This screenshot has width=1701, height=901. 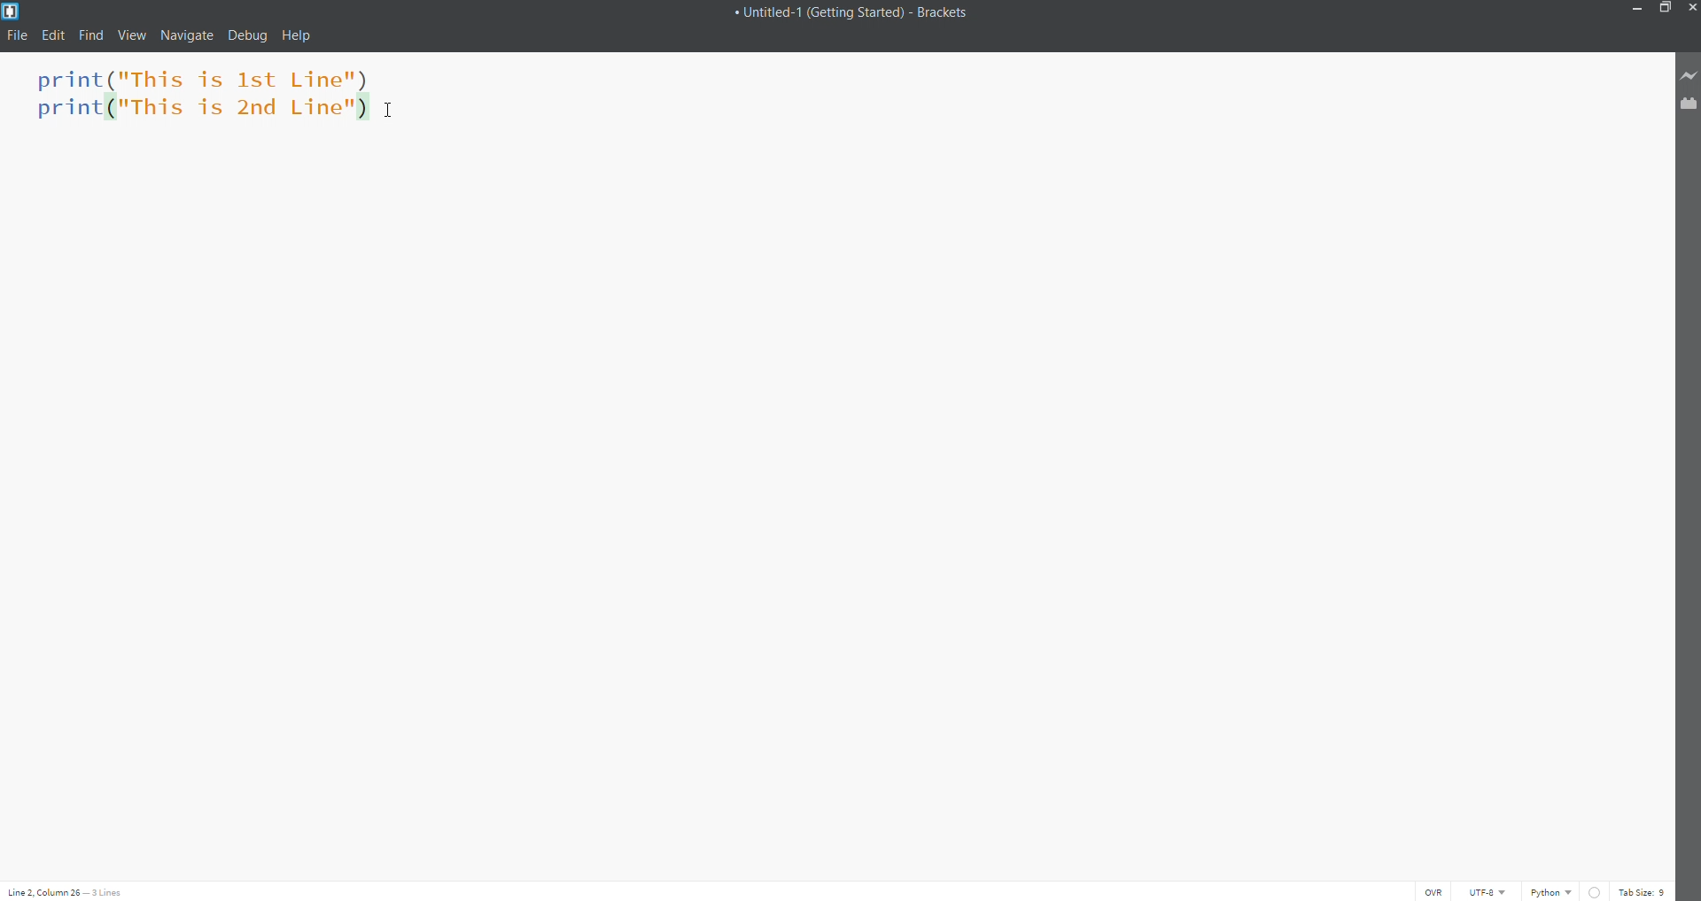 What do you see at coordinates (1635, 9) in the screenshot?
I see `Minimize` at bounding box center [1635, 9].